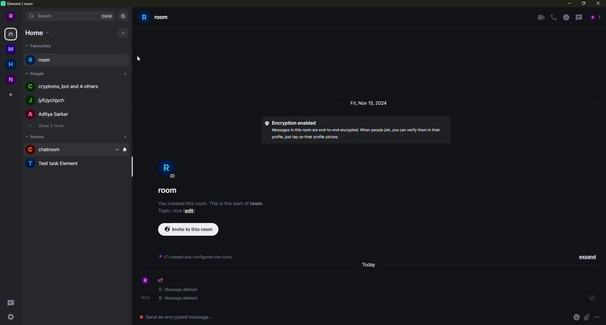 The height and width of the screenshot is (325, 606). What do you see at coordinates (586, 317) in the screenshot?
I see `attach` at bounding box center [586, 317].